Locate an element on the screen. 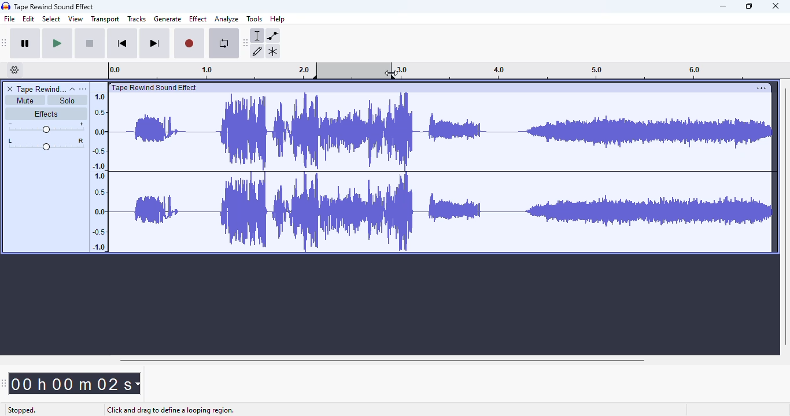  mute is located at coordinates (23, 100).